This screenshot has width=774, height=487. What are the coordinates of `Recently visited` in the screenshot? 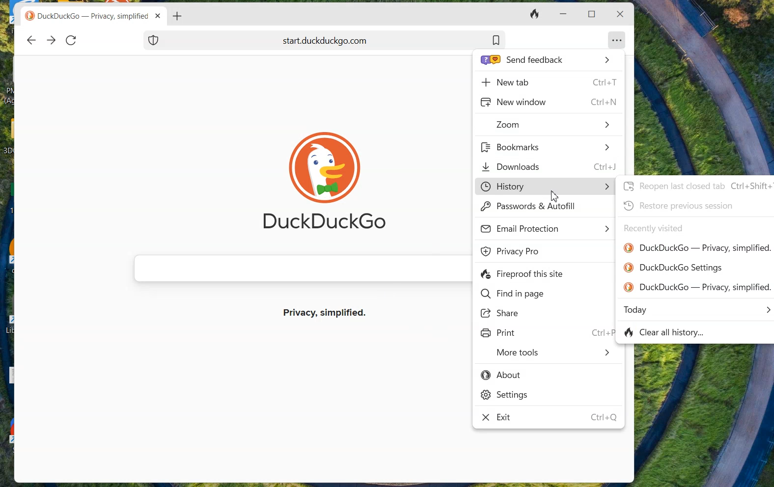 It's located at (653, 228).